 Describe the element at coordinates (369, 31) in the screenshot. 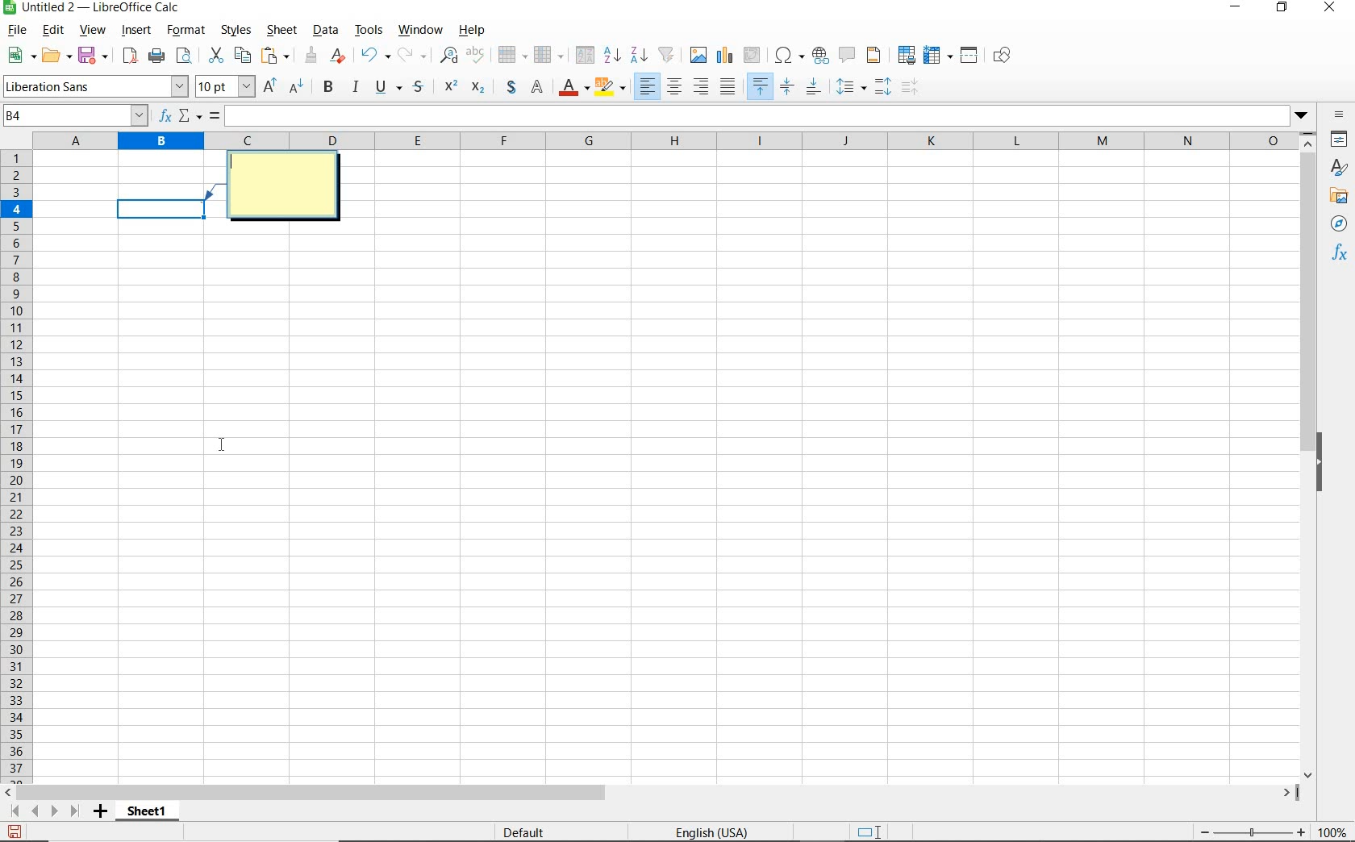

I see `tools` at that location.